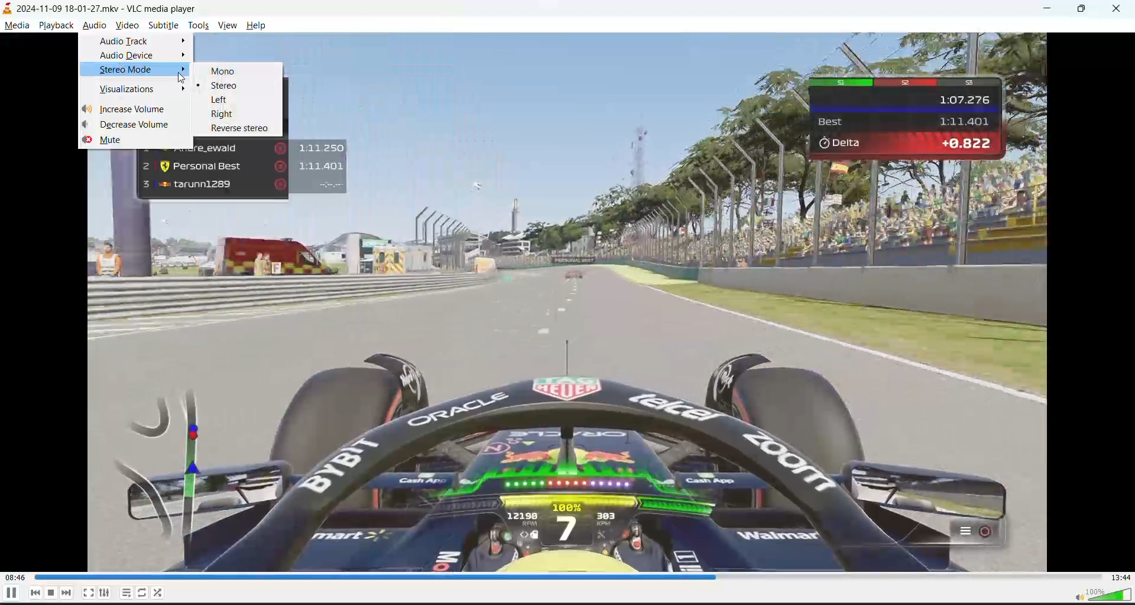  Describe the element at coordinates (1085, 8) in the screenshot. I see `maximize` at that location.